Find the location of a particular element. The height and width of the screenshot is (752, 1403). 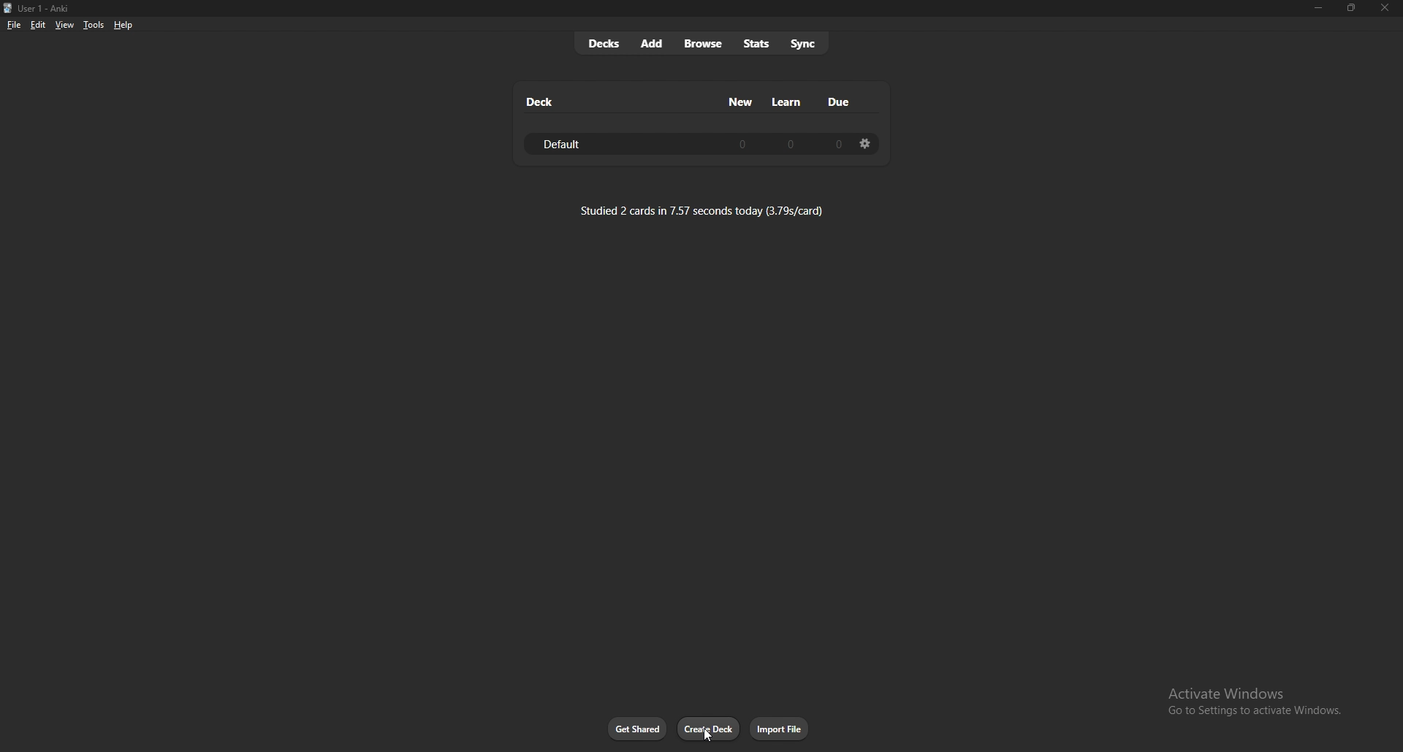

import file is located at coordinates (780, 729).